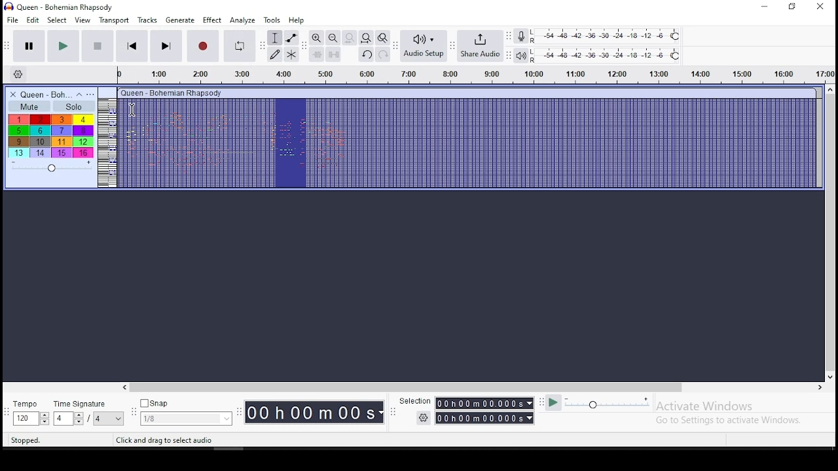  What do you see at coordinates (423, 418) in the screenshot?
I see `settings` at bounding box center [423, 418].